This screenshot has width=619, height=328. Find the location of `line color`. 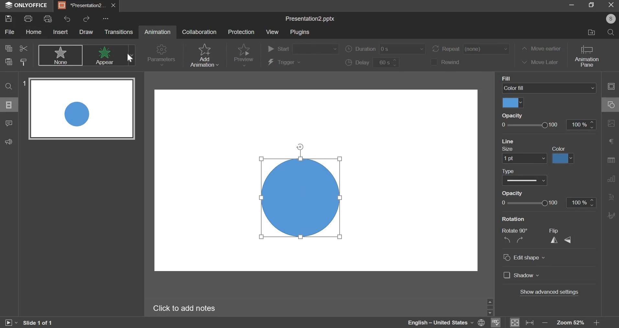

line color is located at coordinates (563, 158).